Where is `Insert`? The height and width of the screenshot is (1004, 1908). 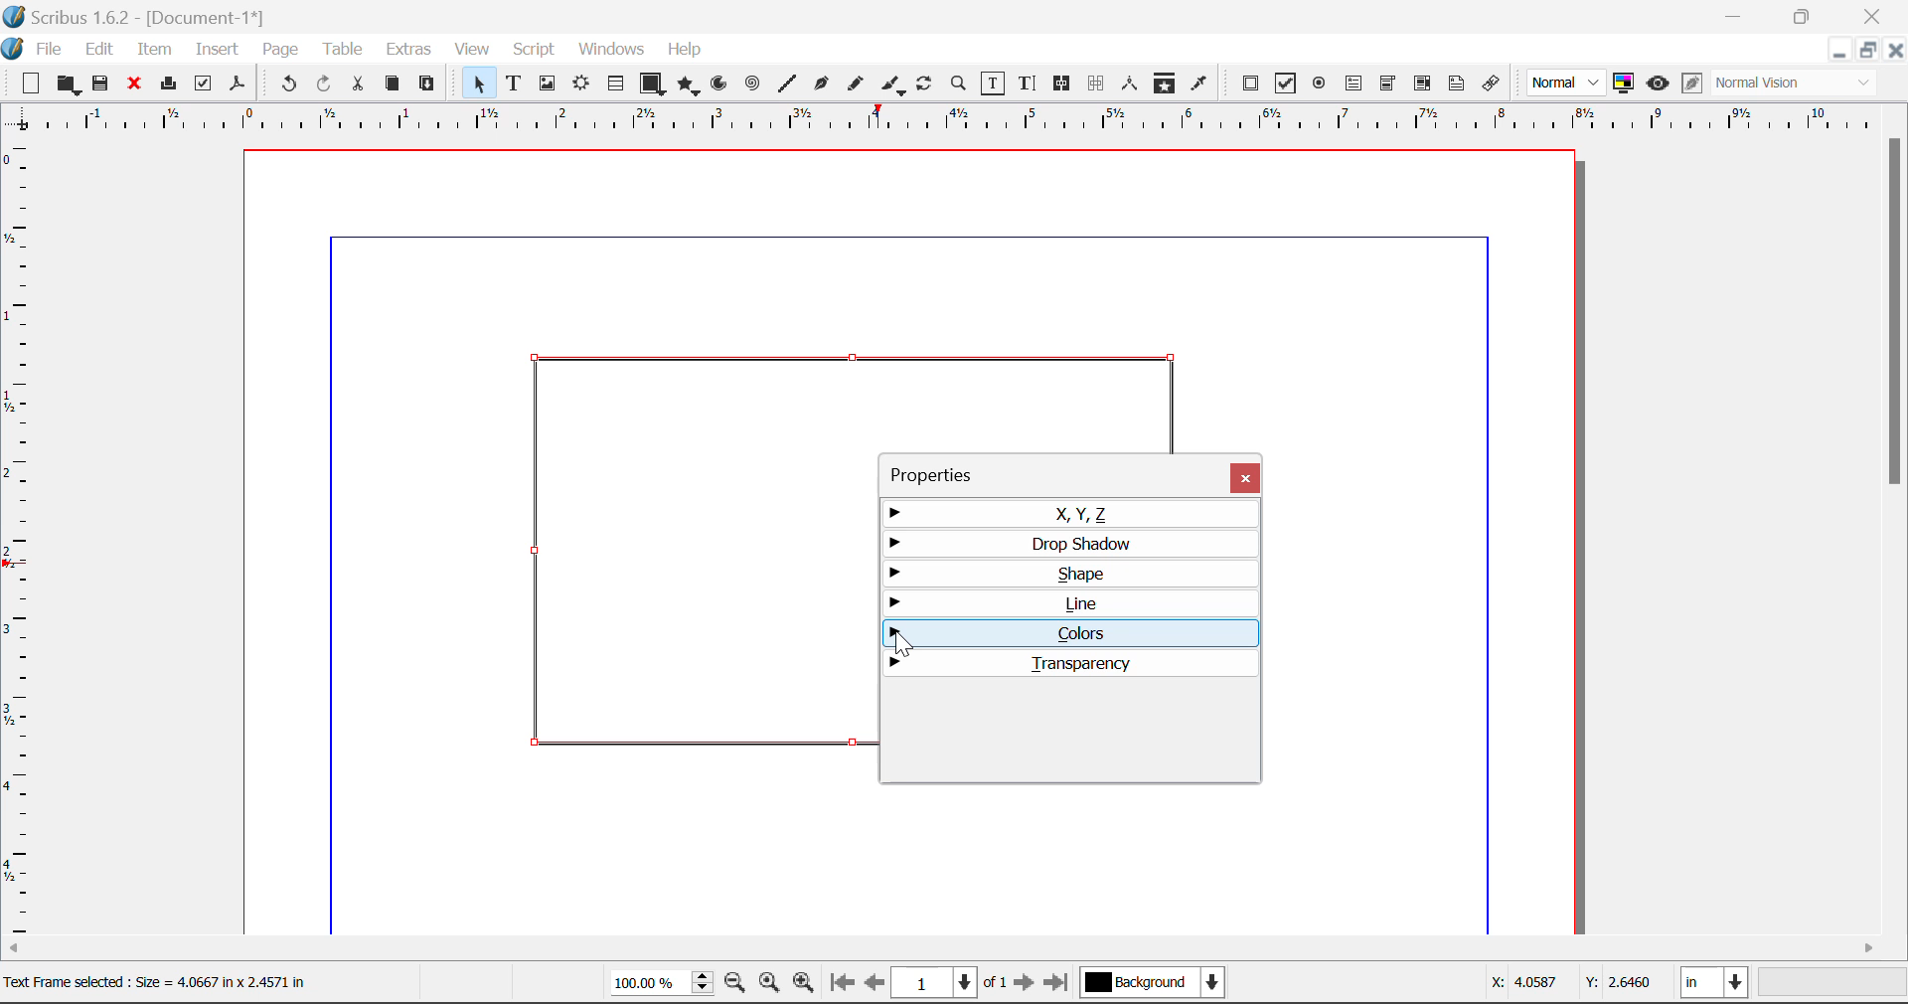
Insert is located at coordinates (216, 50).